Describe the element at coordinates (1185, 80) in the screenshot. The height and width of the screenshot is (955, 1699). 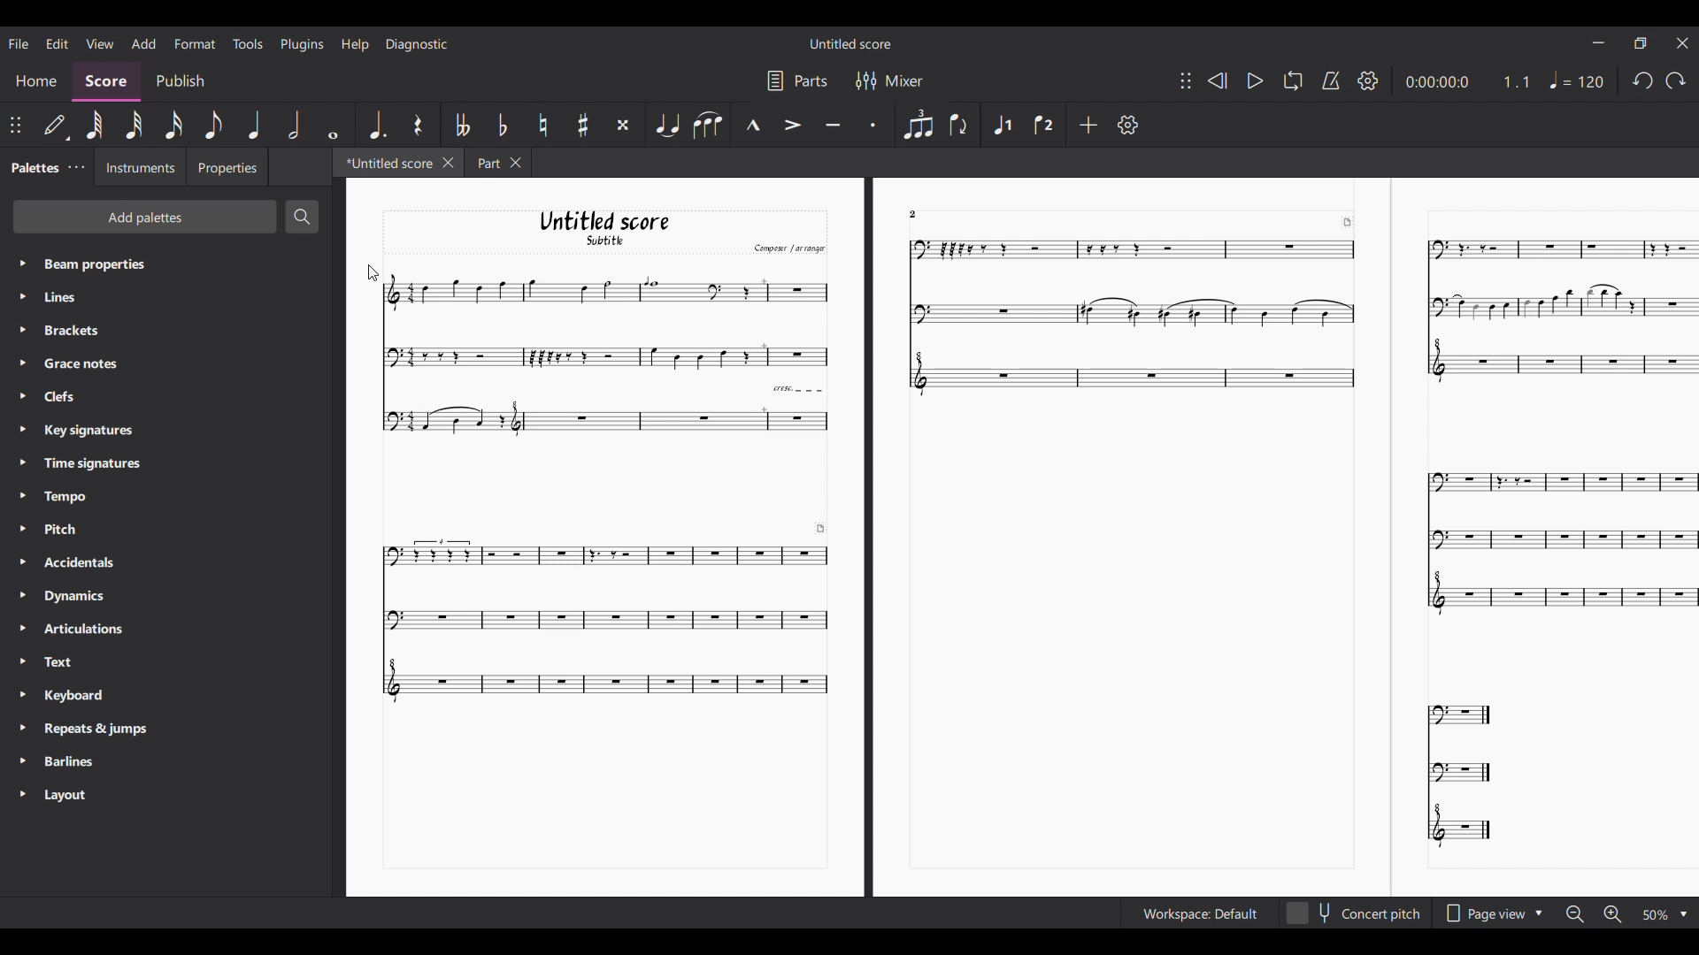
I see `Change position` at that location.